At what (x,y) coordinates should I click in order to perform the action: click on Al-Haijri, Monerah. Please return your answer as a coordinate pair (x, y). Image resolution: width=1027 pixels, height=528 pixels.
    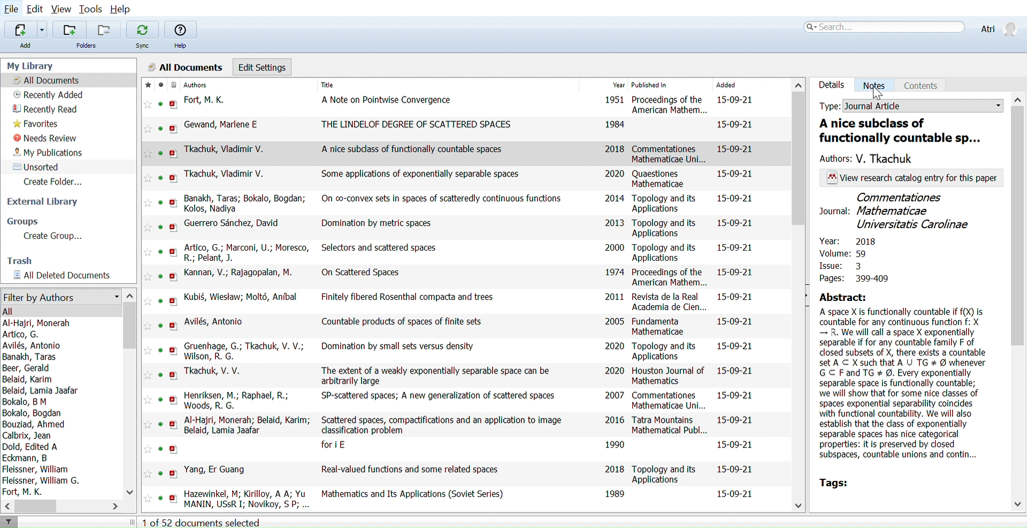
    Looking at the image, I should click on (41, 323).